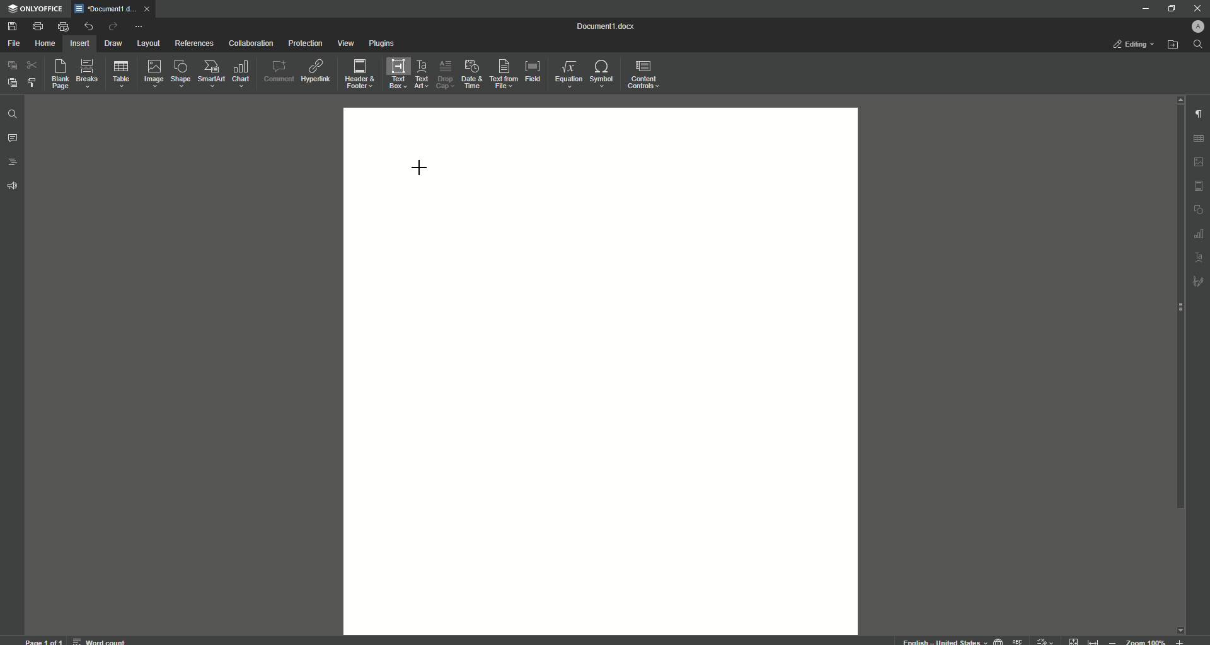 The width and height of the screenshot is (1210, 645). Describe the element at coordinates (33, 82) in the screenshot. I see `Choose Styles` at that location.